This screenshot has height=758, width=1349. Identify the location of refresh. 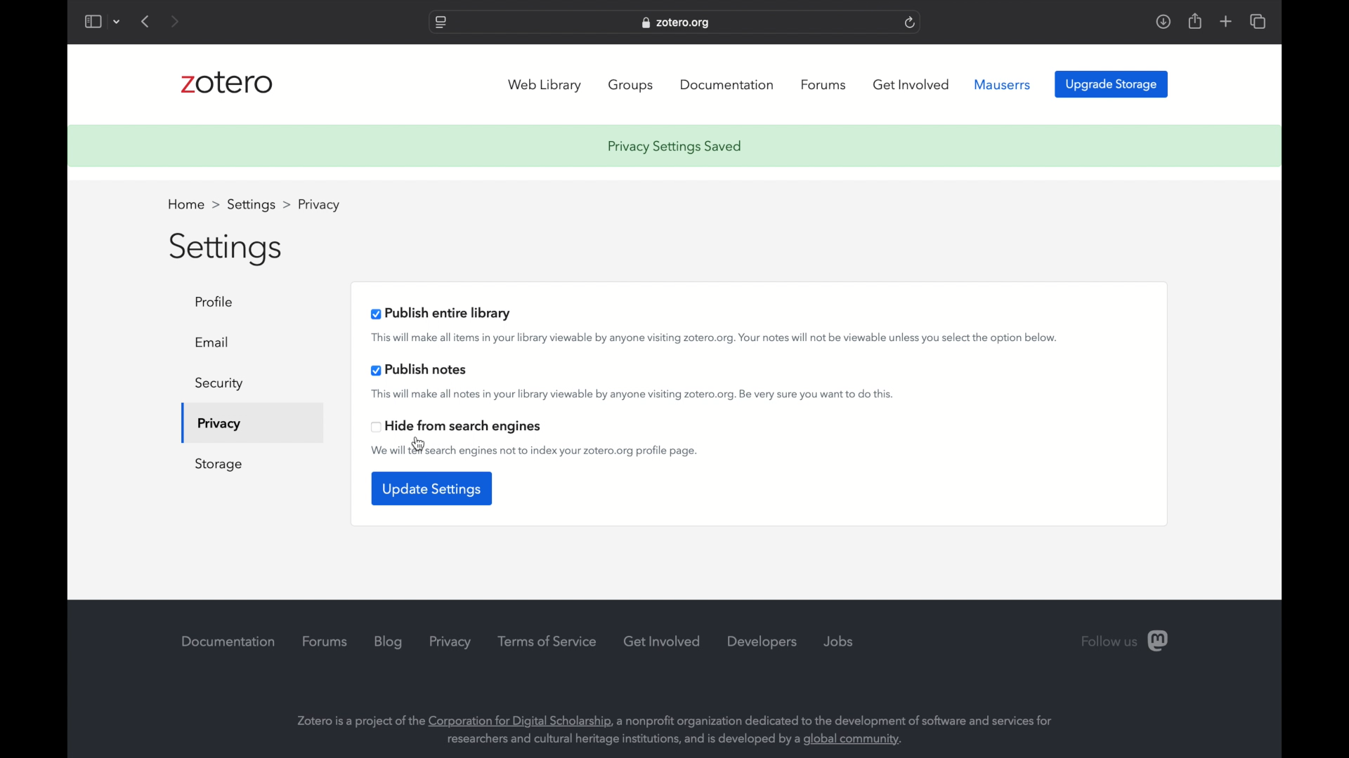
(911, 22).